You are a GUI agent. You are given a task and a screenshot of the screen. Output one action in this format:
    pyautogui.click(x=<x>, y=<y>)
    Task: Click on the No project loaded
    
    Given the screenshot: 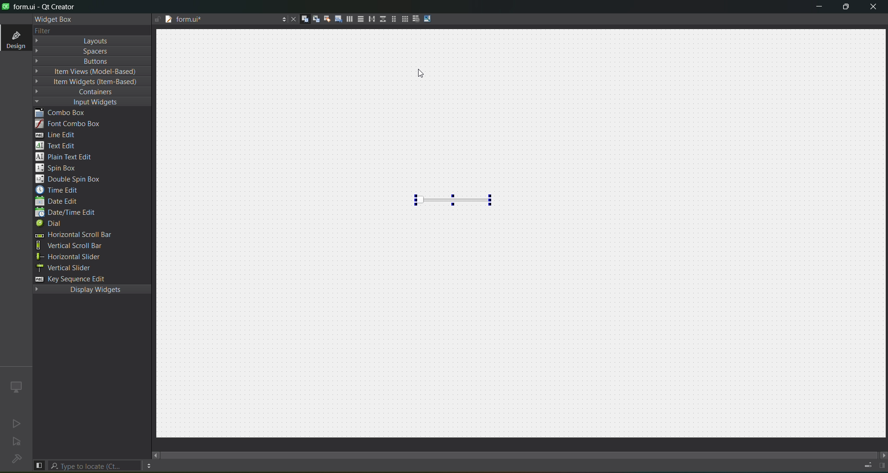 What is the action you would take?
    pyautogui.click(x=16, y=462)
    